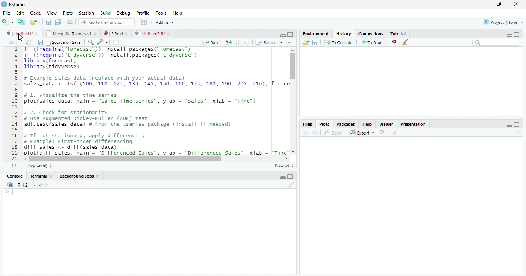 The width and height of the screenshot is (526, 276). What do you see at coordinates (413, 124) in the screenshot?
I see `Presentation` at bounding box center [413, 124].